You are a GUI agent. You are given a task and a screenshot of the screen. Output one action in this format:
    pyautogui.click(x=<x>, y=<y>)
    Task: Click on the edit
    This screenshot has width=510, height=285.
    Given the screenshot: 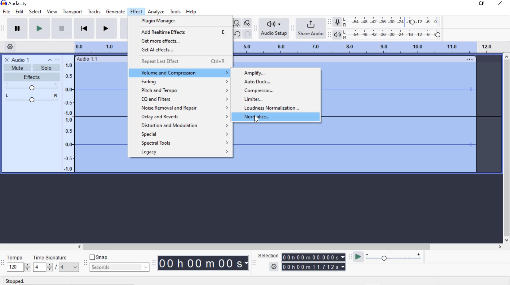 What is the action you would take?
    pyautogui.click(x=19, y=11)
    